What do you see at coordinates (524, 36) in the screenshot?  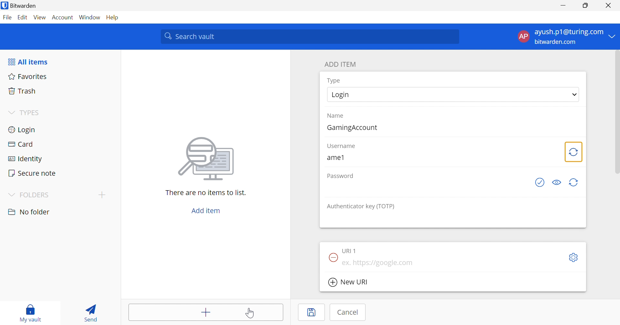 I see `AP` at bounding box center [524, 36].